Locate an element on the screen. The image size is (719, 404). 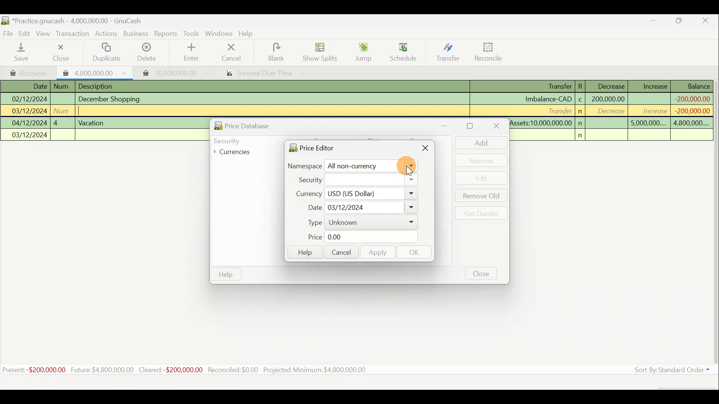
Transfer is located at coordinates (552, 87).